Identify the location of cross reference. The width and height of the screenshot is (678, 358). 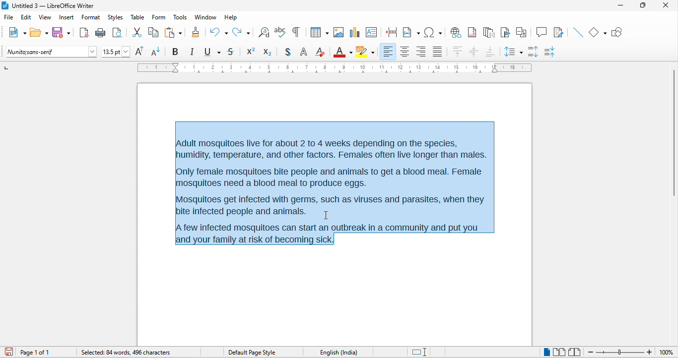
(524, 32).